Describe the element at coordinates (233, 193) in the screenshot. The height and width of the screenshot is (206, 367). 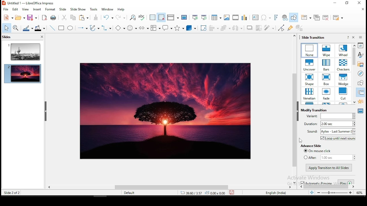
I see `save` at that location.